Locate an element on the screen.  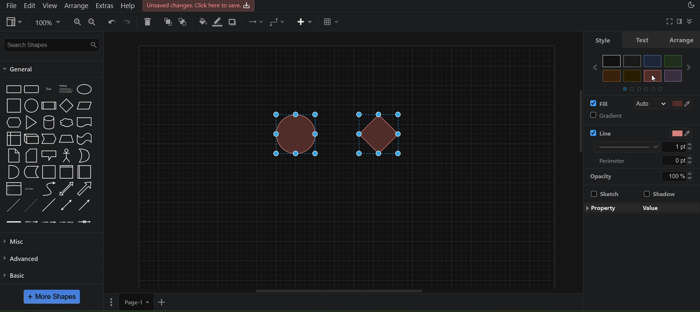
fill color is located at coordinates (684, 103).